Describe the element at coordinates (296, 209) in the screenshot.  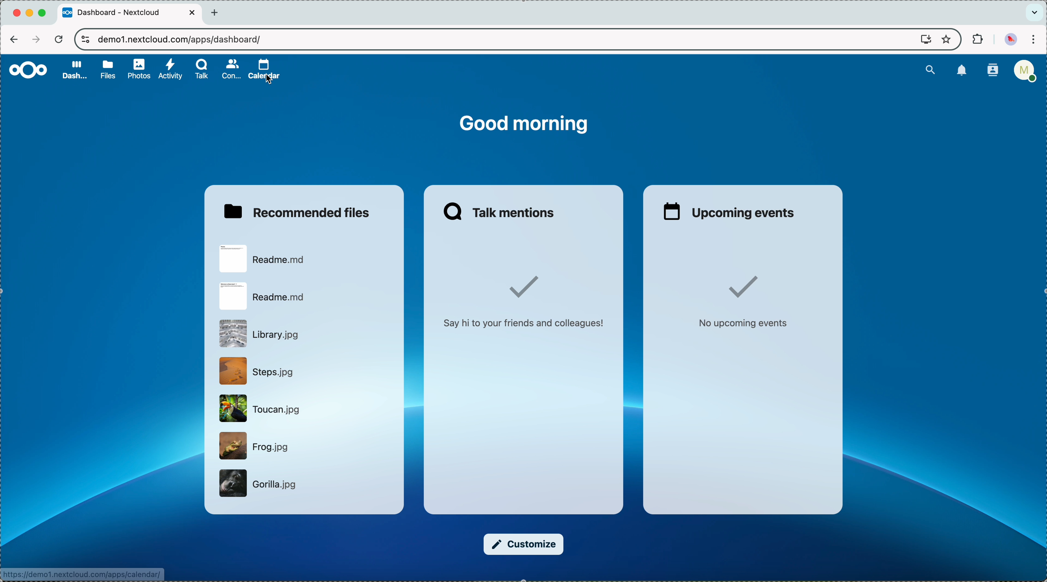
I see `recommended files` at that location.